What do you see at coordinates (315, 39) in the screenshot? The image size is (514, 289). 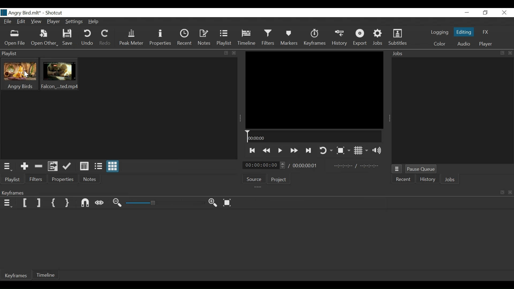 I see `Keyframe` at bounding box center [315, 39].